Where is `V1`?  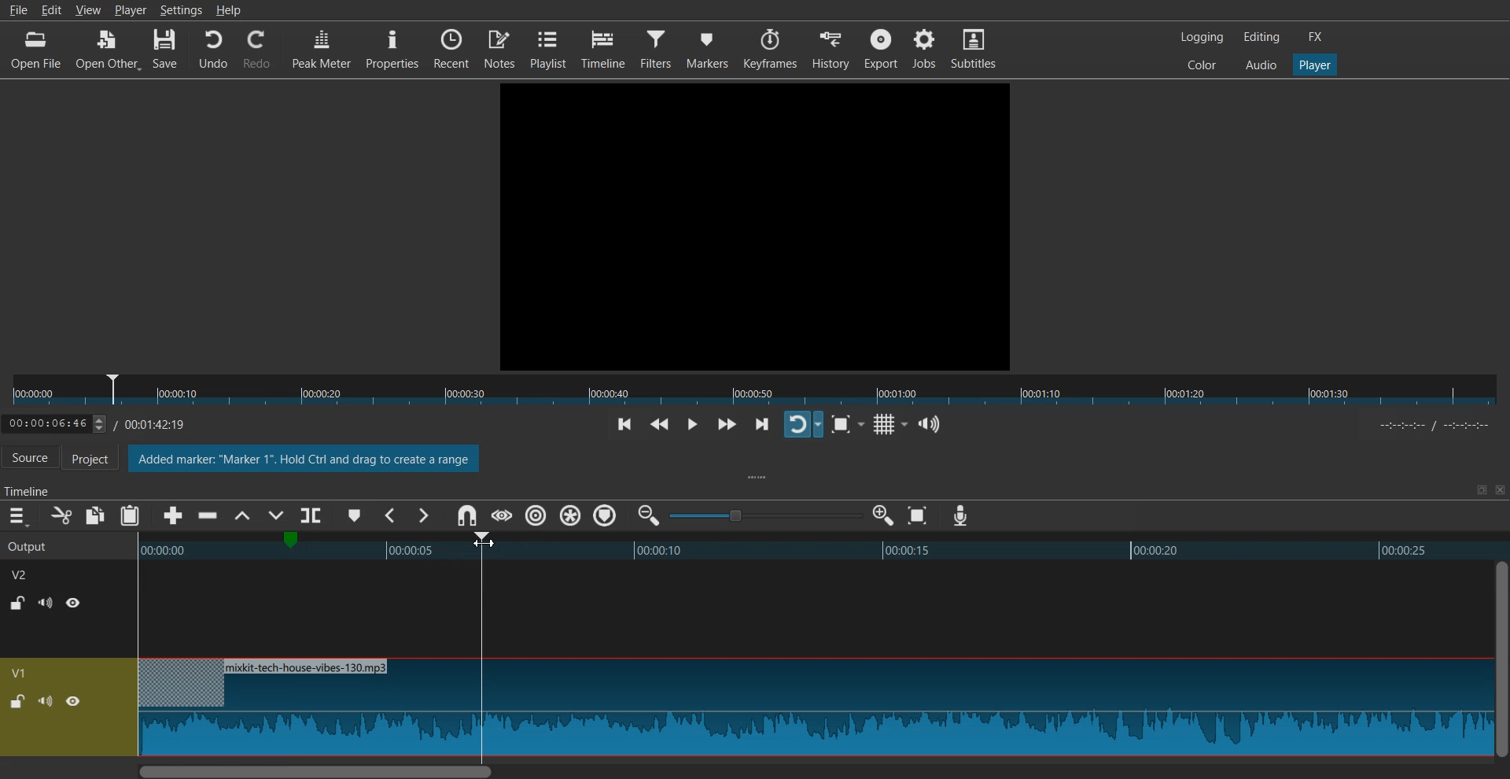
V1 is located at coordinates (21, 673).